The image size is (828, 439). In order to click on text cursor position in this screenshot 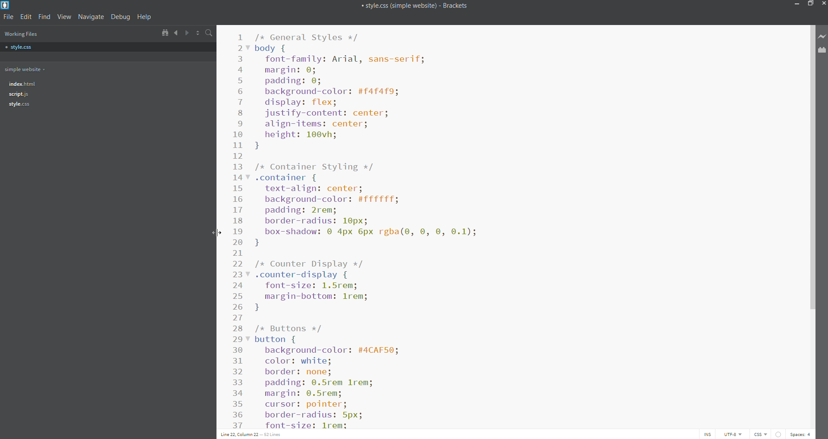, I will do `click(253, 435)`.